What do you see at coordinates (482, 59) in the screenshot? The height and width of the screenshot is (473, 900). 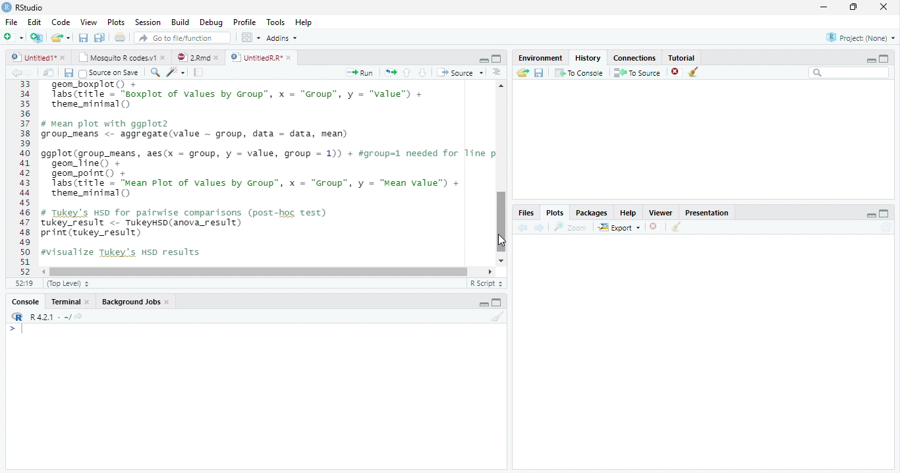 I see `Minimize` at bounding box center [482, 59].